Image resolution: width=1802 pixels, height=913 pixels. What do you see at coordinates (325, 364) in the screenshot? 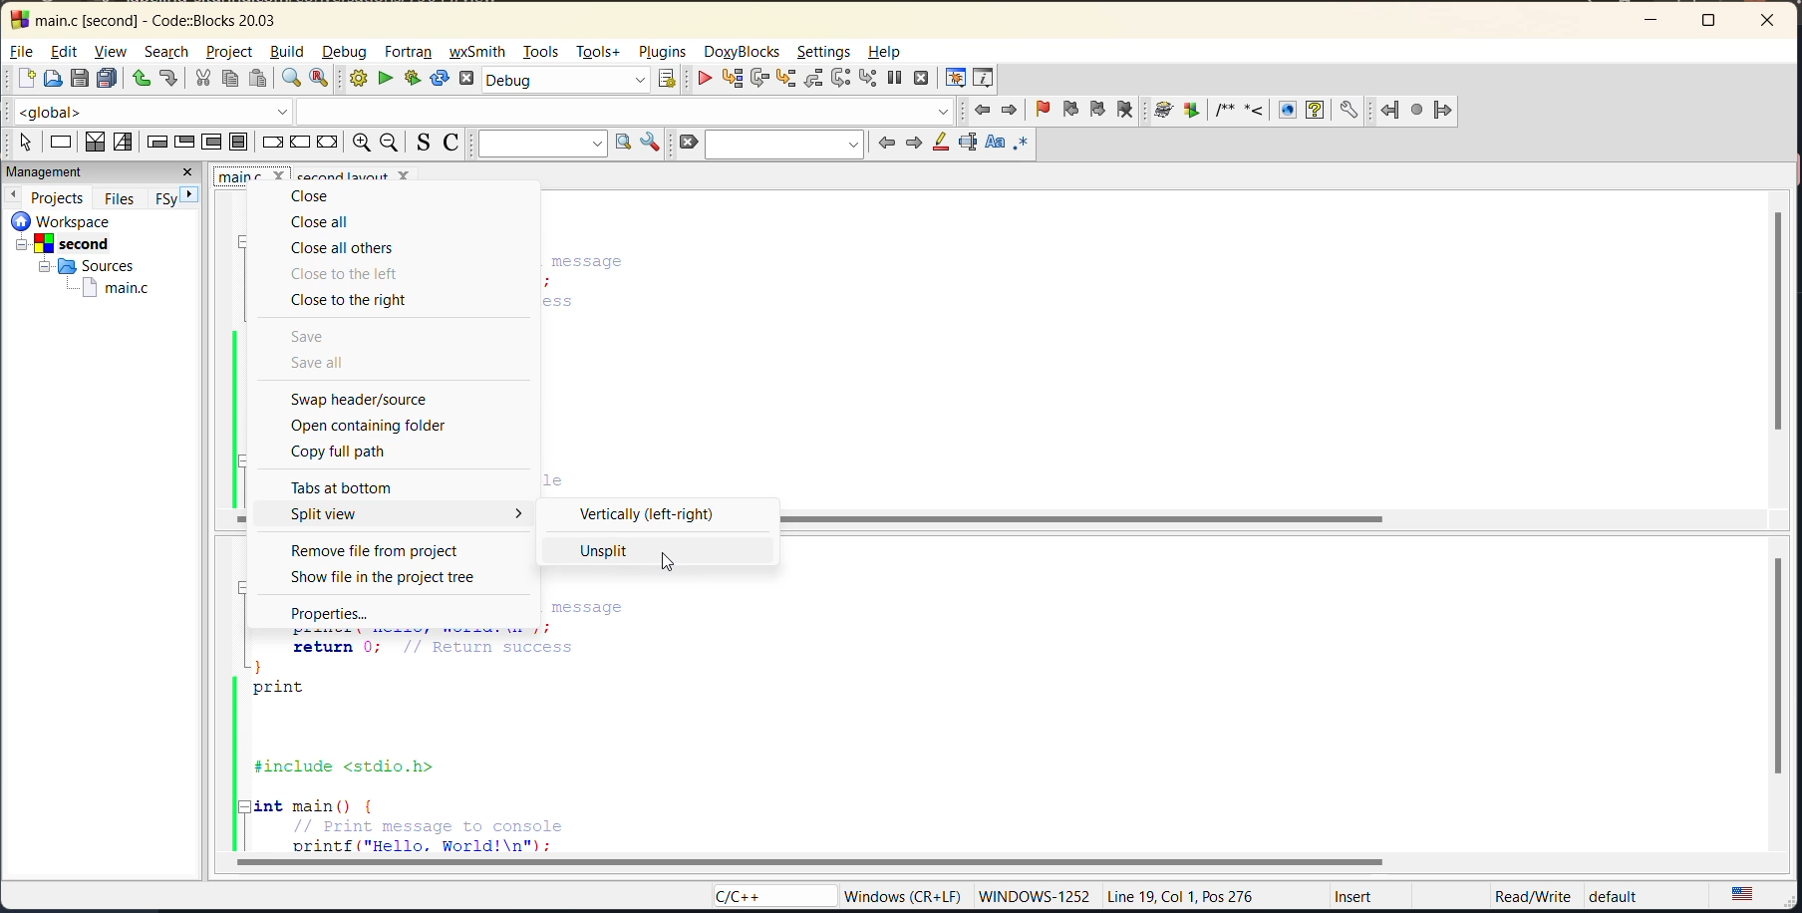
I see `save all` at bounding box center [325, 364].